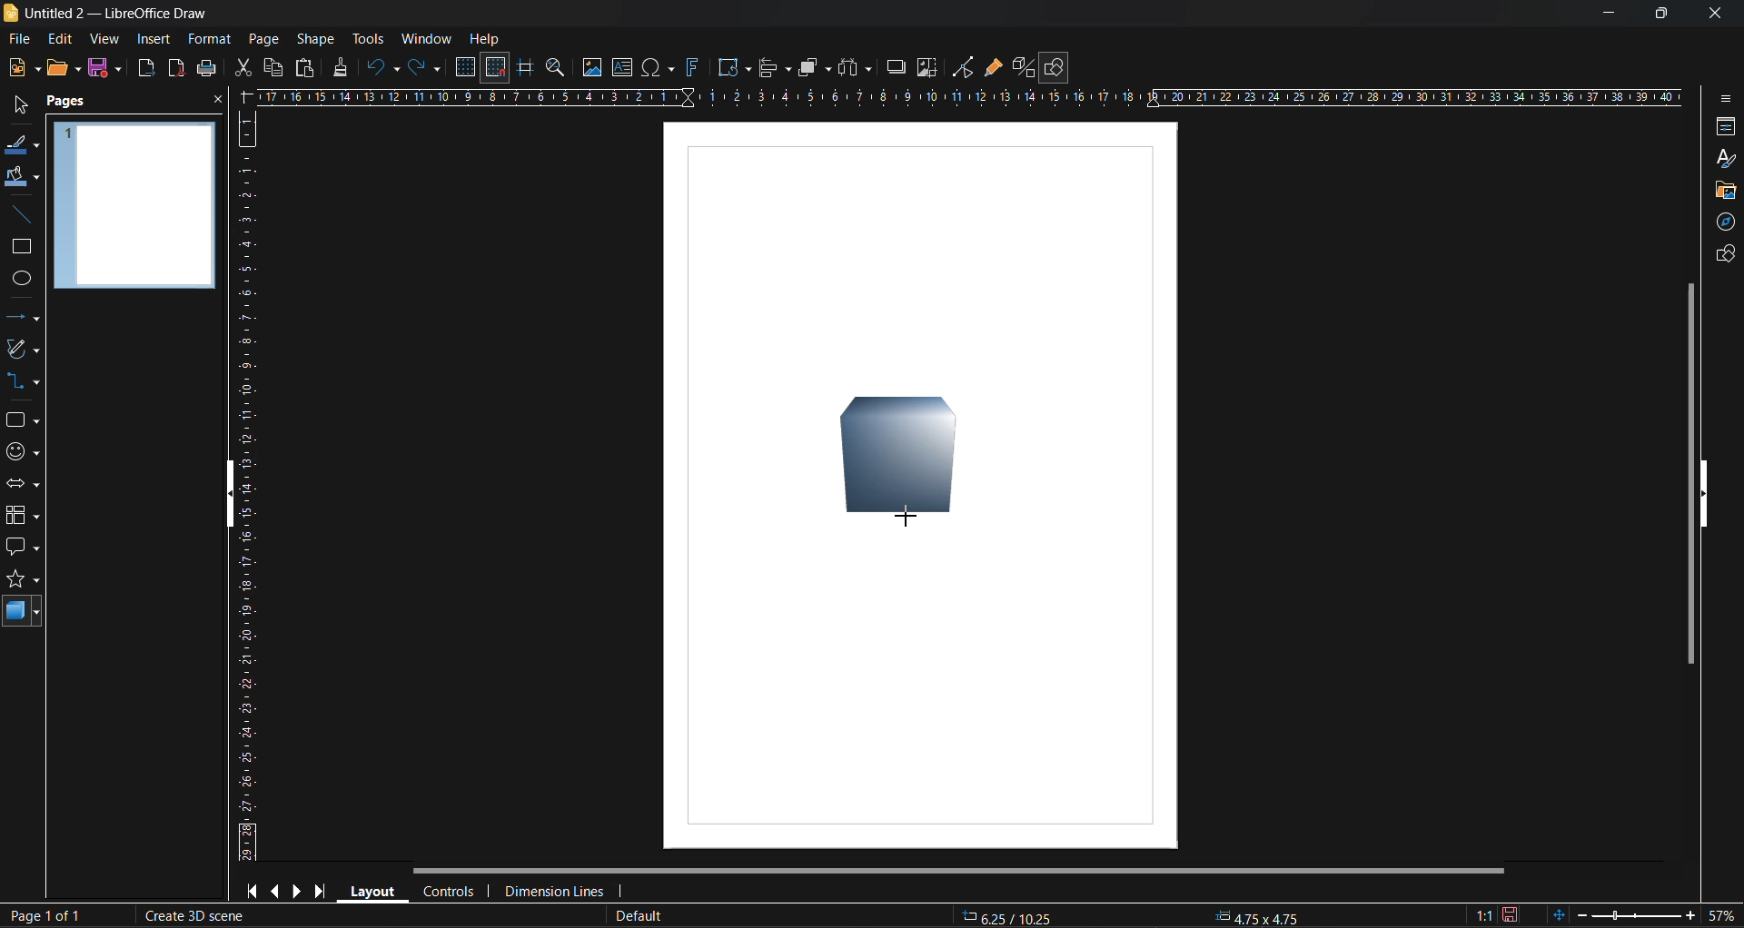 The height and width of the screenshot is (928, 1744). What do you see at coordinates (1721, 257) in the screenshot?
I see `shapes` at bounding box center [1721, 257].